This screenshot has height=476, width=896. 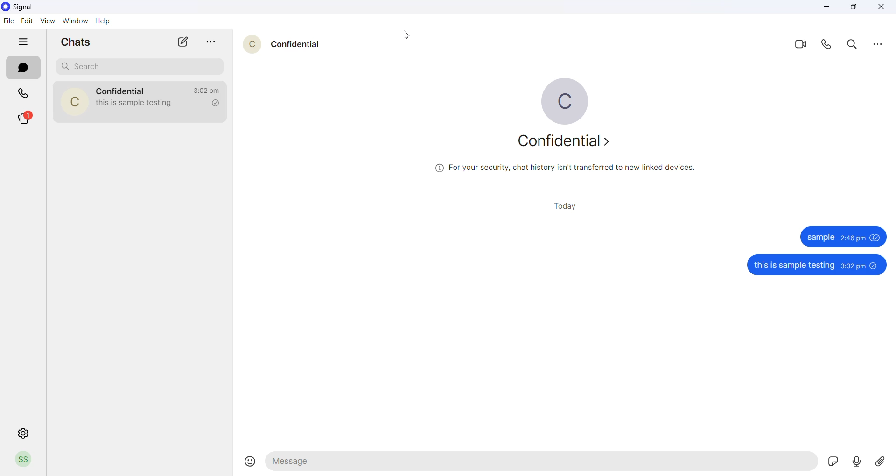 What do you see at coordinates (23, 460) in the screenshot?
I see `profile` at bounding box center [23, 460].